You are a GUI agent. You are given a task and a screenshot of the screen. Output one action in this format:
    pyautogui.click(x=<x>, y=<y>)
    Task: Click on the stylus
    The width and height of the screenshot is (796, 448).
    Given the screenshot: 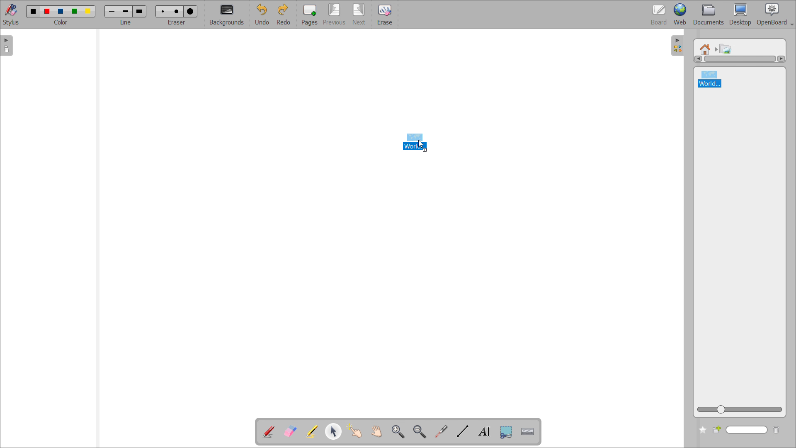 What is the action you would take?
    pyautogui.click(x=11, y=14)
    